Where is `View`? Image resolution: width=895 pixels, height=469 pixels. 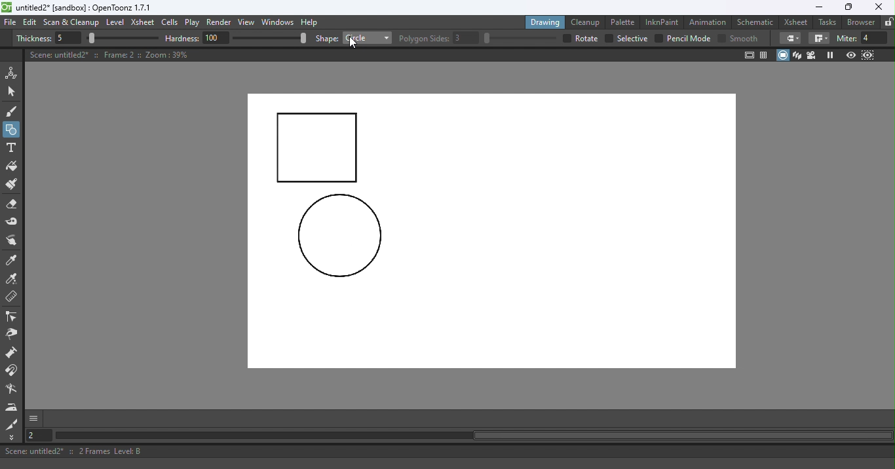
View is located at coordinates (248, 24).